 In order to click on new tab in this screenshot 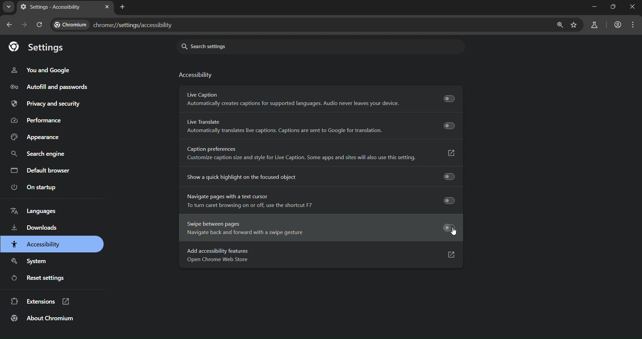, I will do `click(124, 7)`.